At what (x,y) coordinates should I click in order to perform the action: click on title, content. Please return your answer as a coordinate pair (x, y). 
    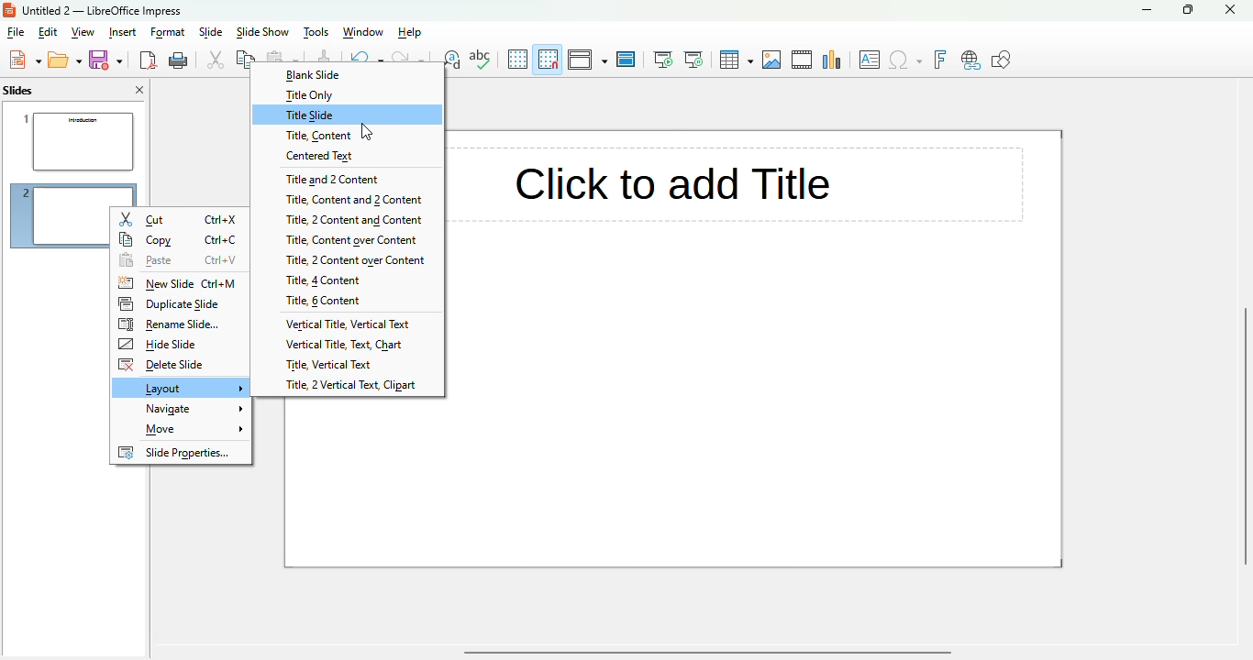
    Looking at the image, I should click on (348, 135).